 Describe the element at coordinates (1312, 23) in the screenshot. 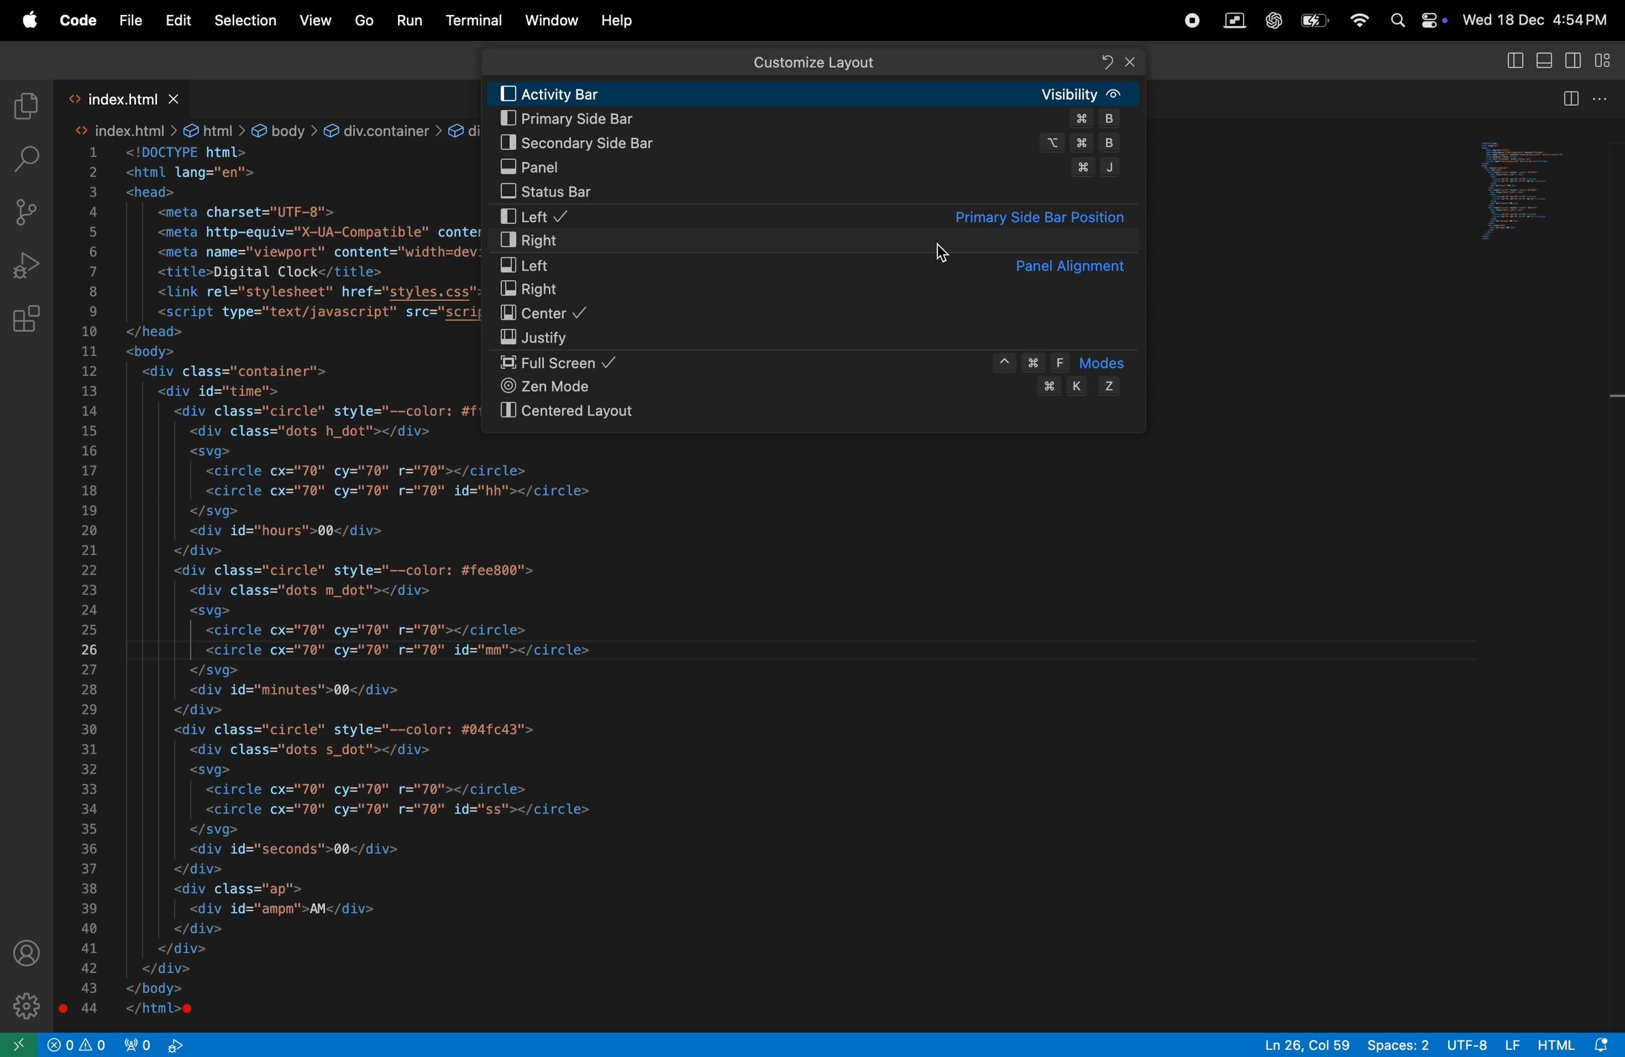

I see `battery` at that location.